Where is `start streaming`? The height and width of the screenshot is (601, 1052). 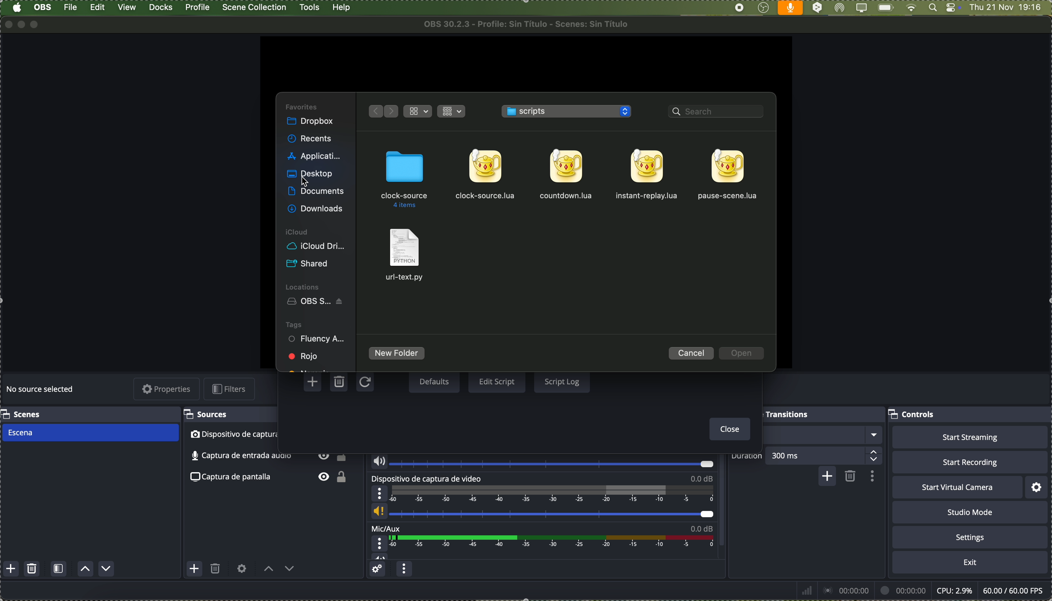
start streaming is located at coordinates (970, 437).